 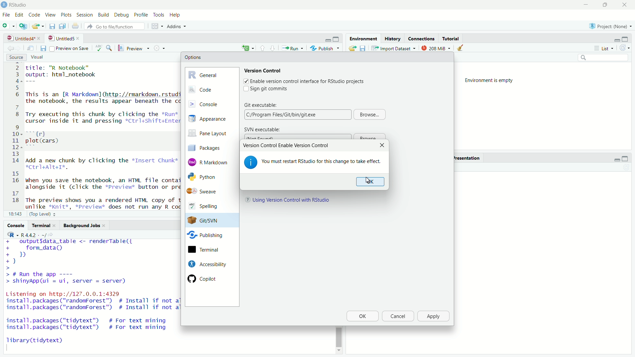 I want to click on Publish, so click(x=325, y=48).